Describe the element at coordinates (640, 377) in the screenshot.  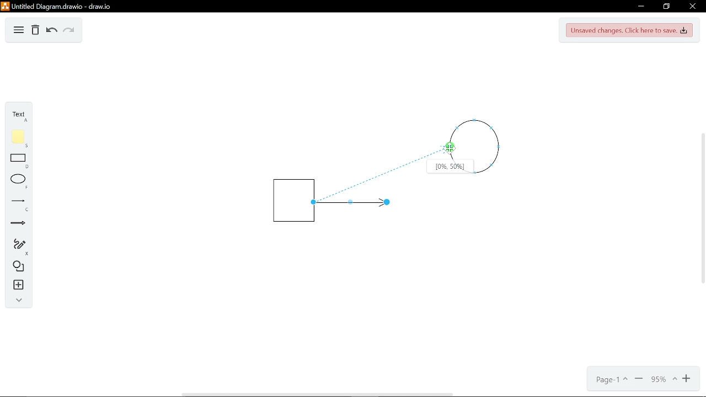
I see `Zoom out` at that location.